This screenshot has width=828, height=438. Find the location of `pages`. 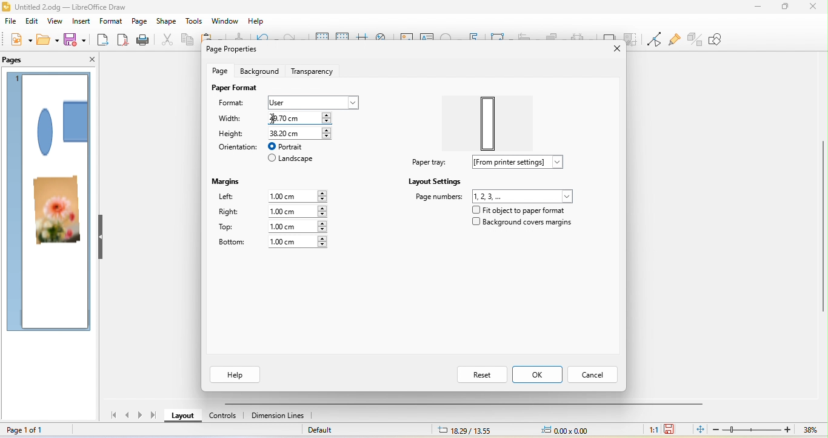

pages is located at coordinates (21, 59).